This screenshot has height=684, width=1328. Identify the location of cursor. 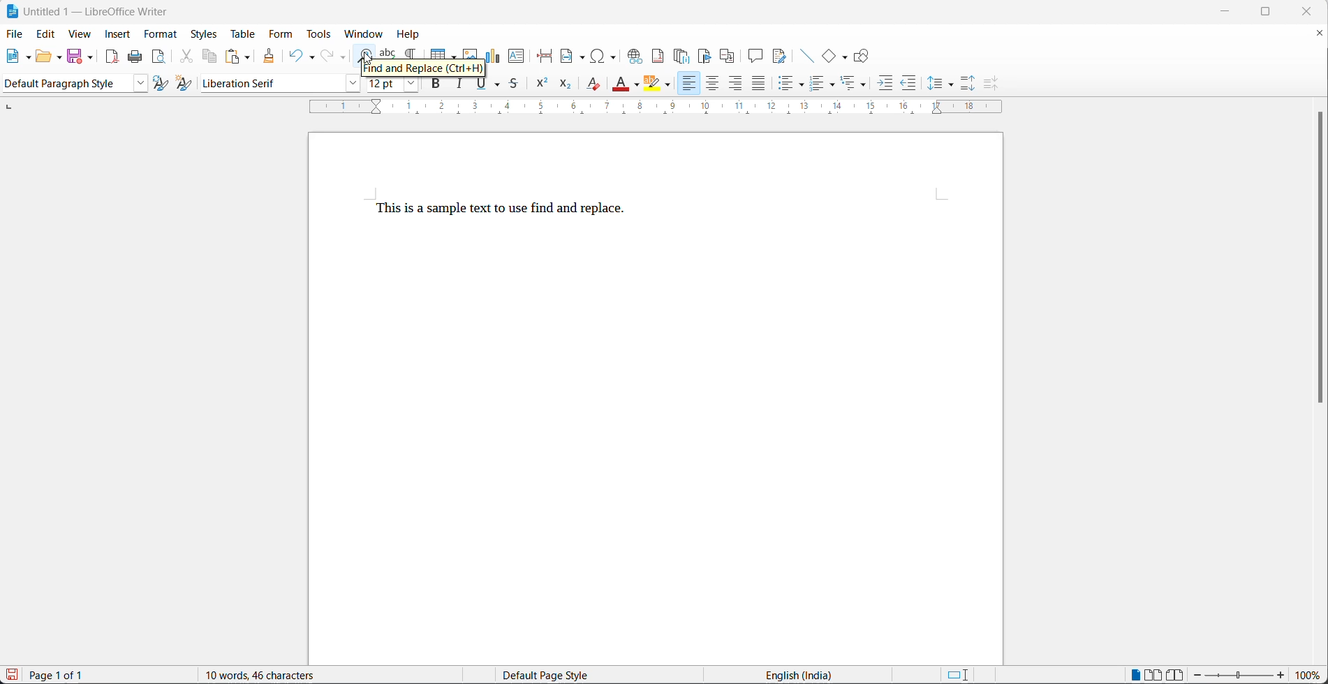
(367, 58).